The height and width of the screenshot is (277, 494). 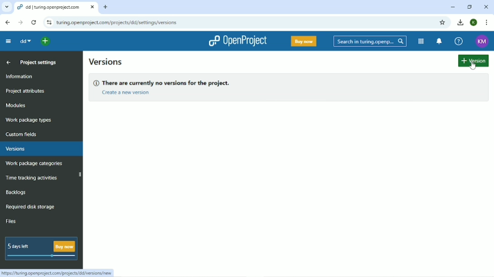 I want to click on Information, so click(x=21, y=76).